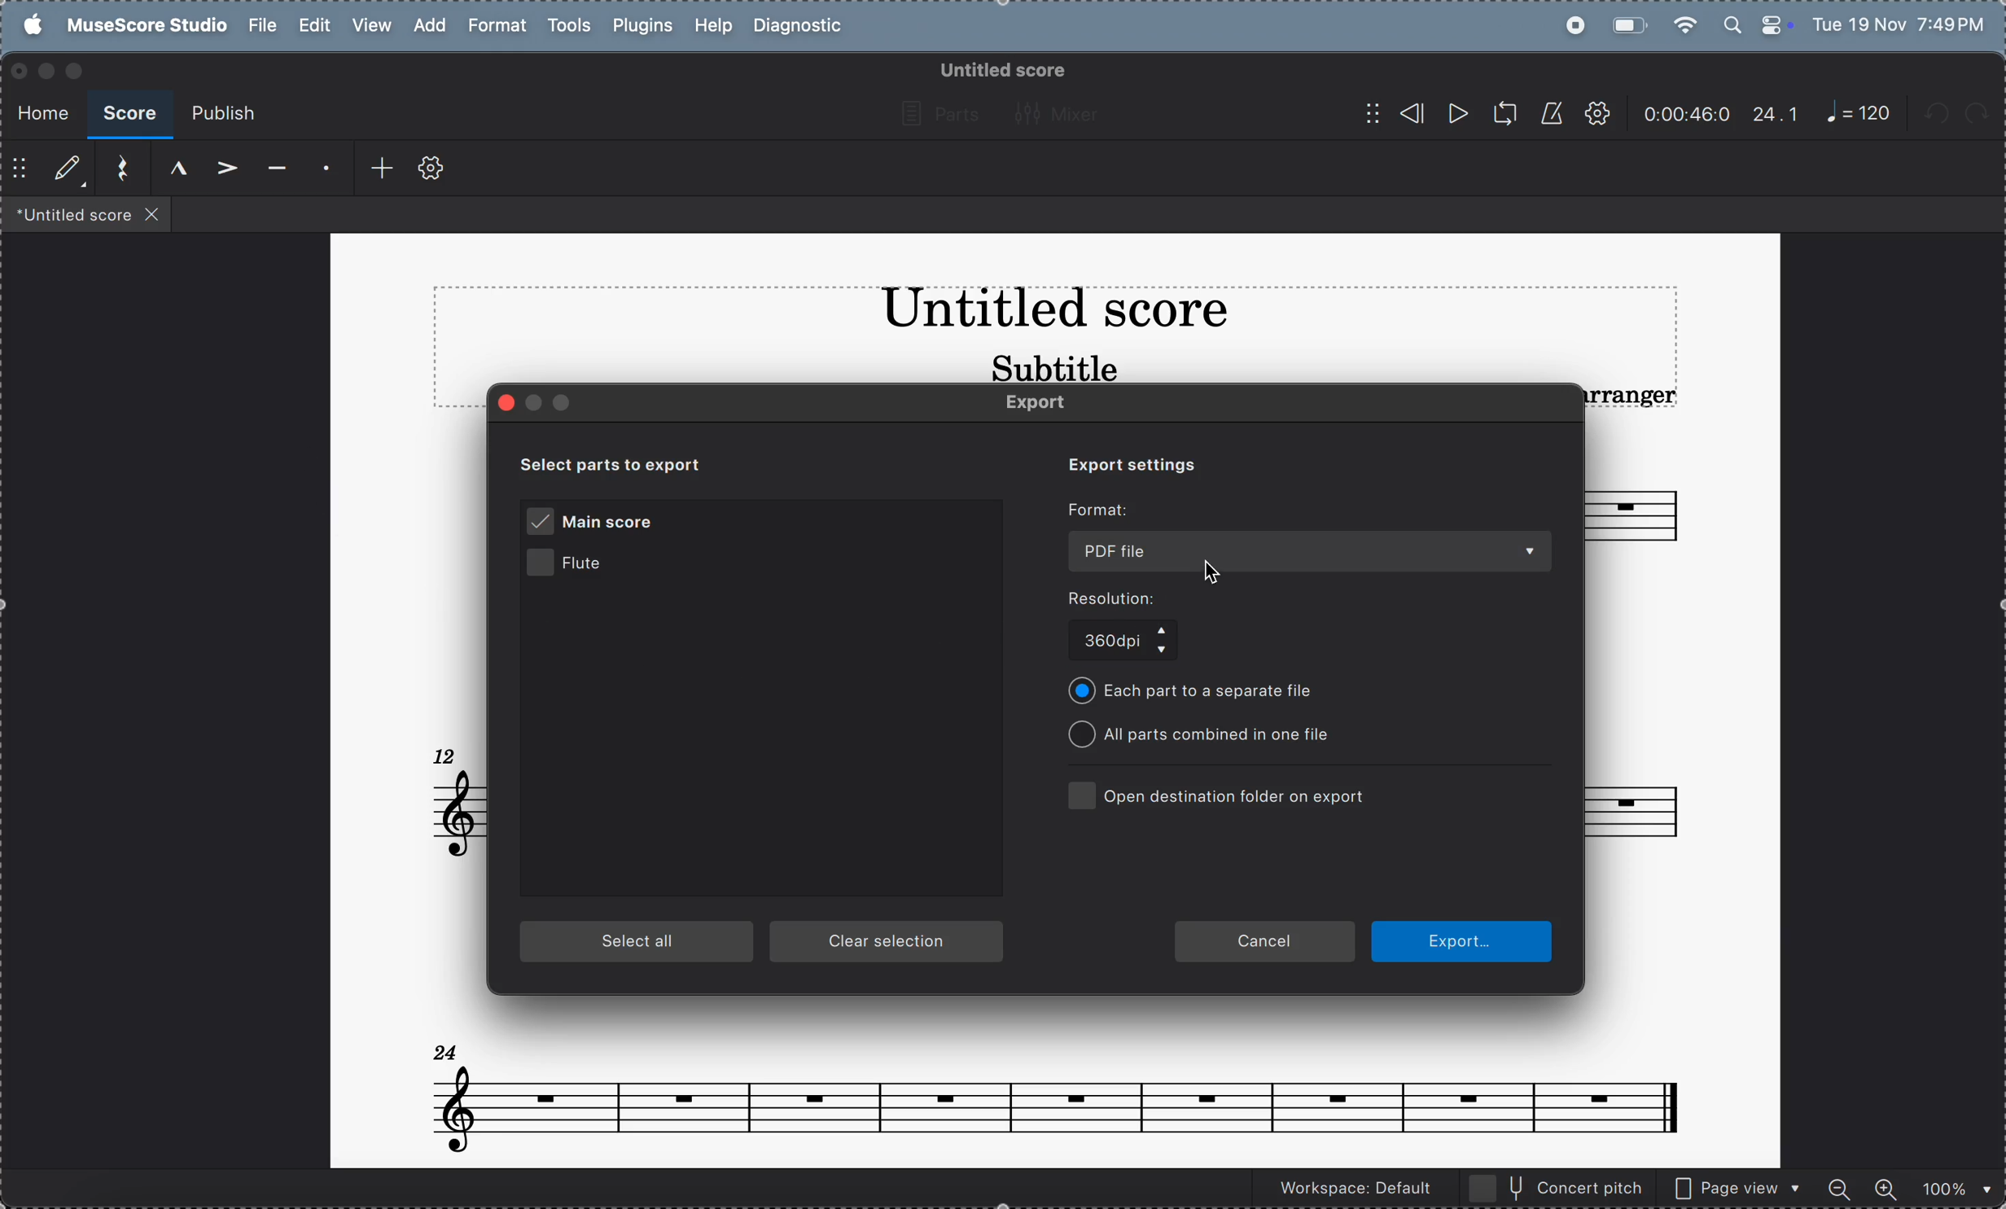 This screenshot has height=1209, width=2006. Describe the element at coordinates (1128, 643) in the screenshot. I see `360 dpi` at that location.